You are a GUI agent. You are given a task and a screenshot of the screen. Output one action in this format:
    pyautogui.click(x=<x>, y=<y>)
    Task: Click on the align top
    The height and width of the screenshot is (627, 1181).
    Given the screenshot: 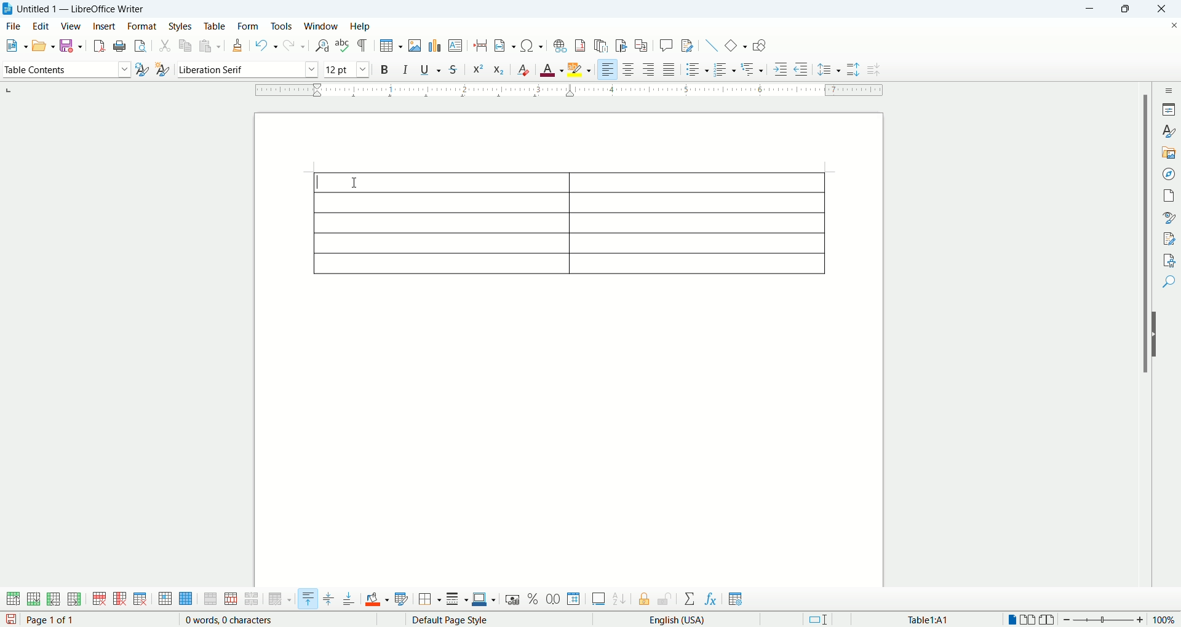 What is the action you would take?
    pyautogui.click(x=307, y=599)
    